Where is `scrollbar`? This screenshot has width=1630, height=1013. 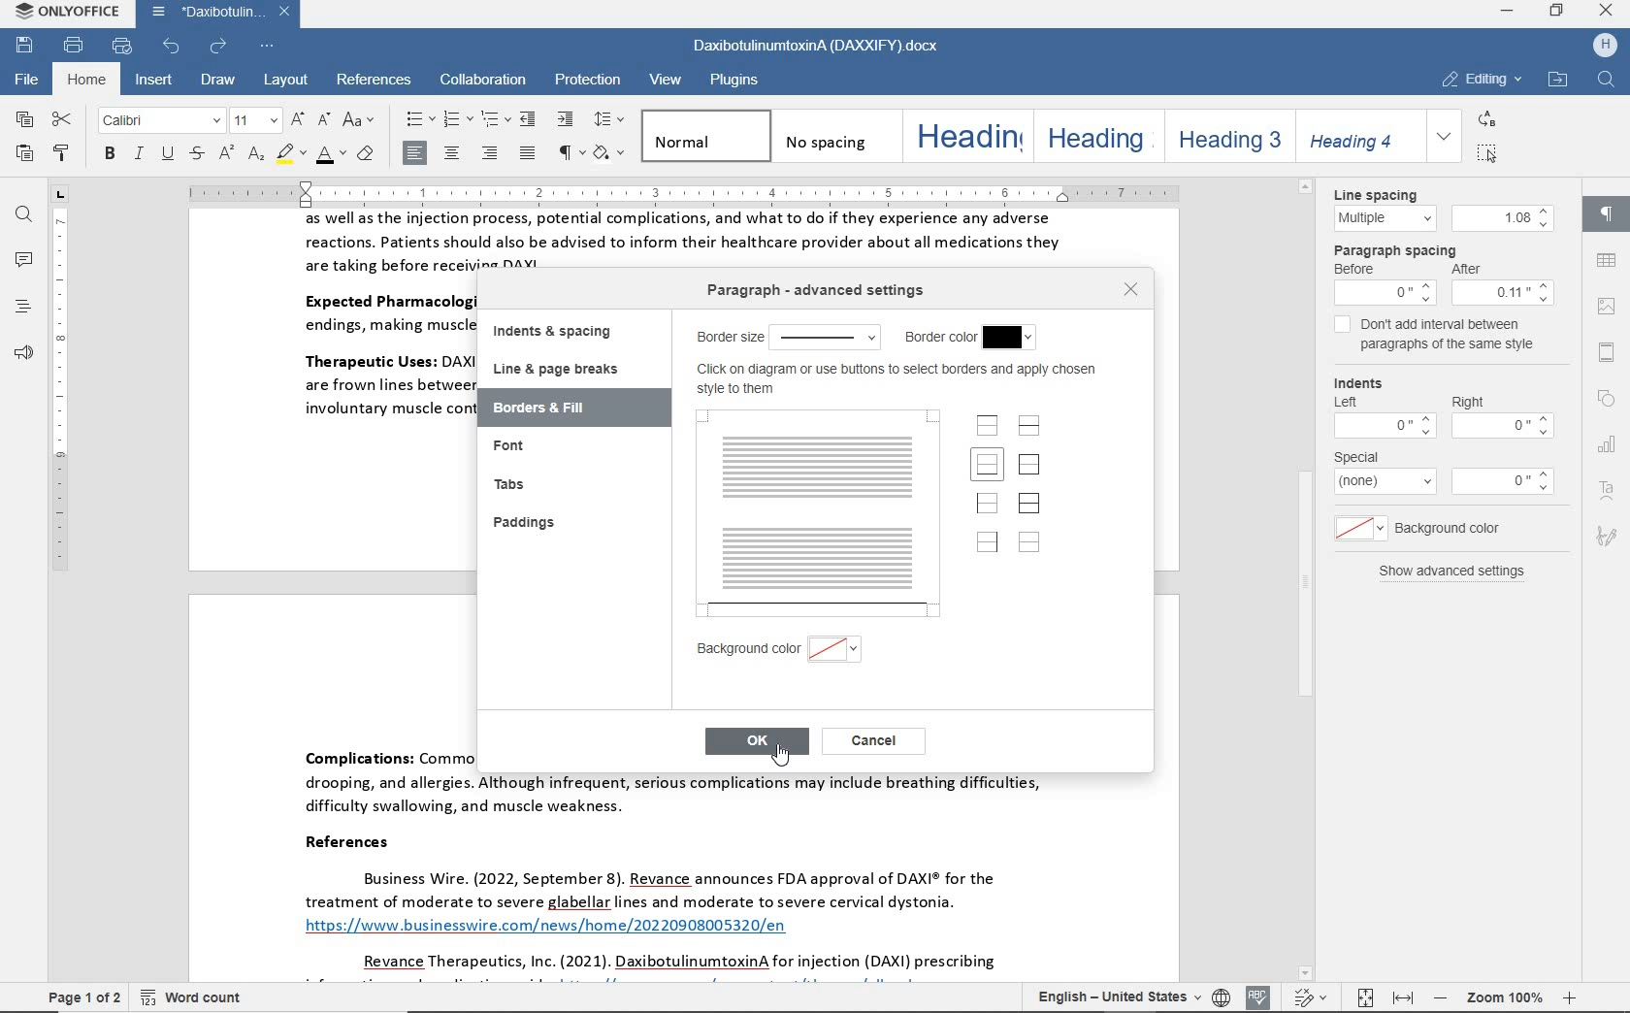 scrollbar is located at coordinates (1571, 582).